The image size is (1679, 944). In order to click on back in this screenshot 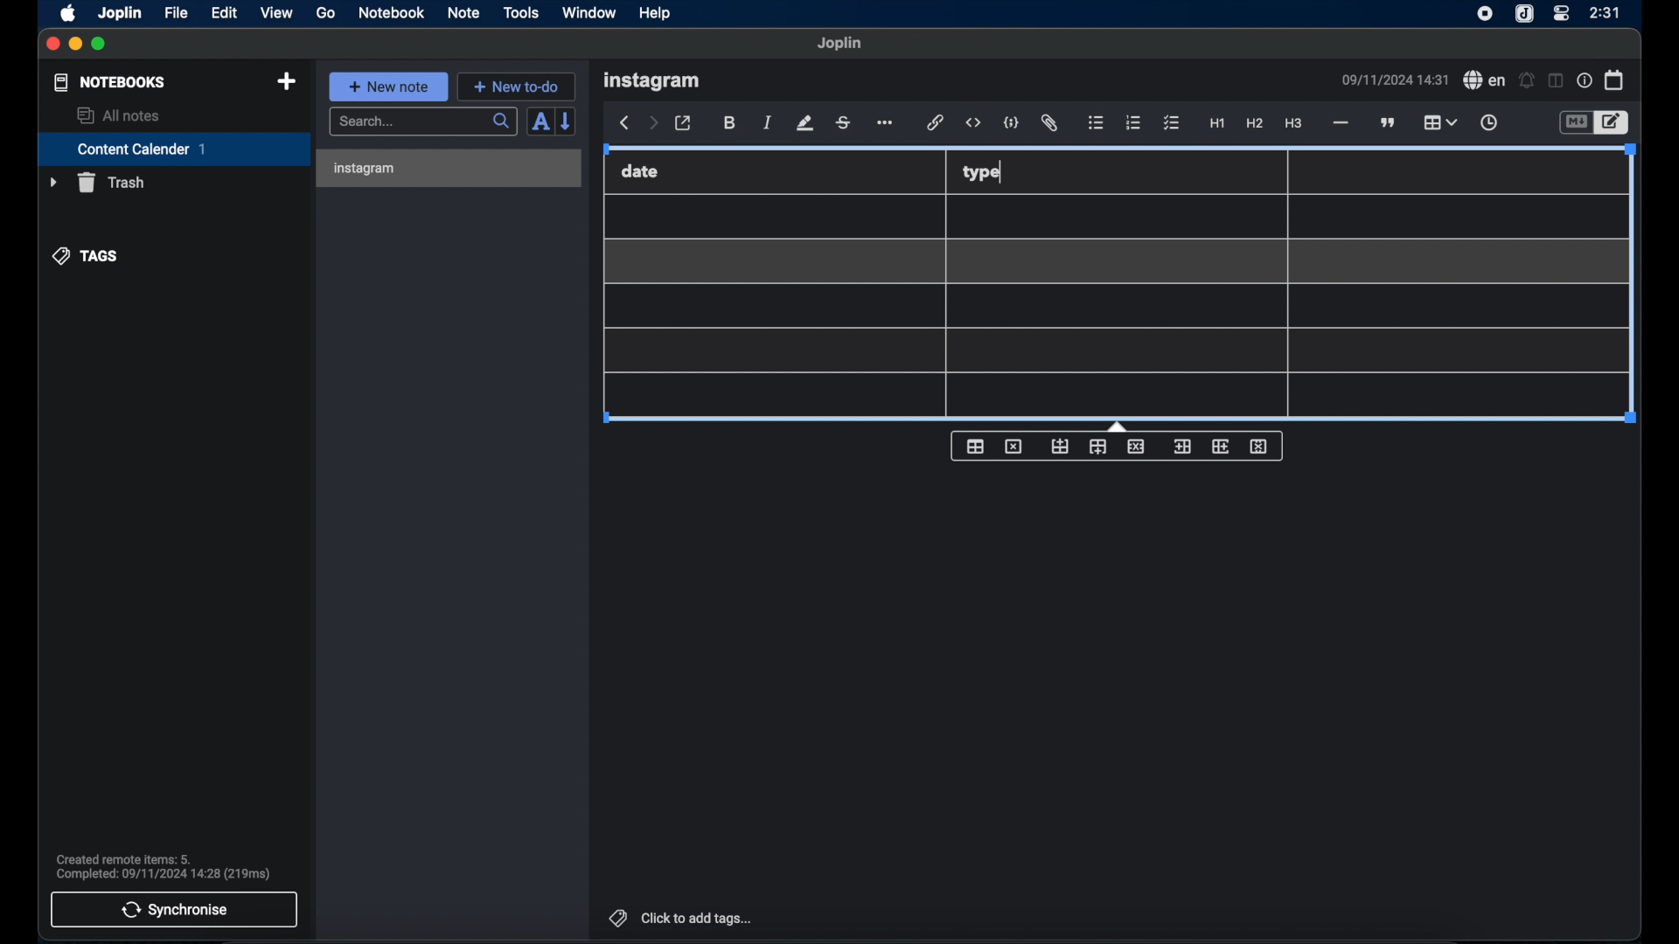, I will do `click(622, 123)`.